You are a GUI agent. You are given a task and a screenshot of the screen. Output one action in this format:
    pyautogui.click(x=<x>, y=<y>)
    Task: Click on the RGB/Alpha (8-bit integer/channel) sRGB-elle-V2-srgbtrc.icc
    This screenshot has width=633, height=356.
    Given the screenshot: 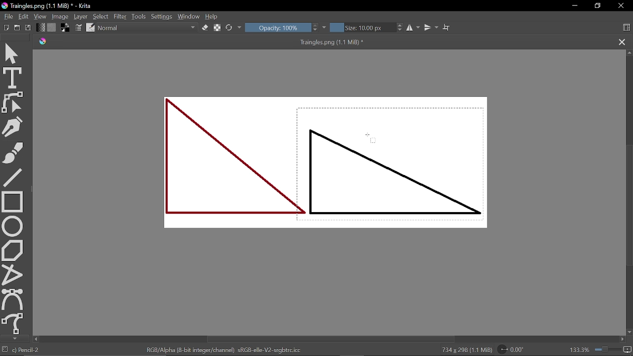 What is the action you would take?
    pyautogui.click(x=223, y=349)
    